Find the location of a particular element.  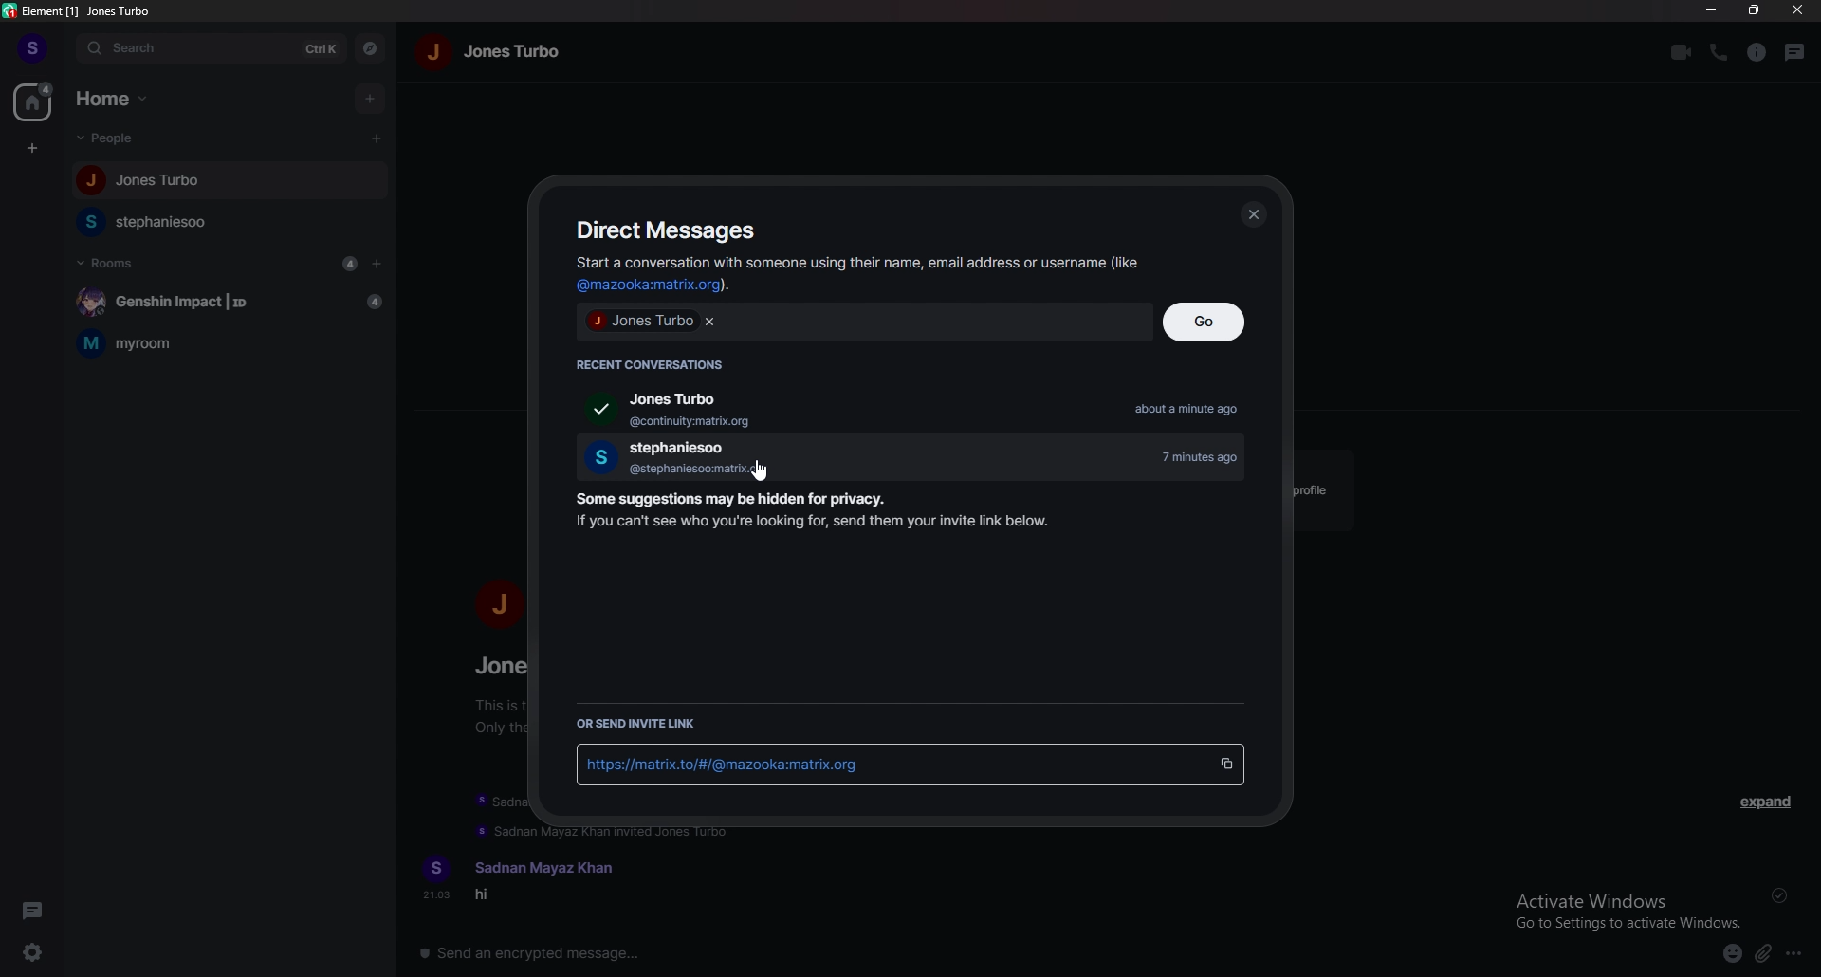

search is located at coordinates (181, 48).